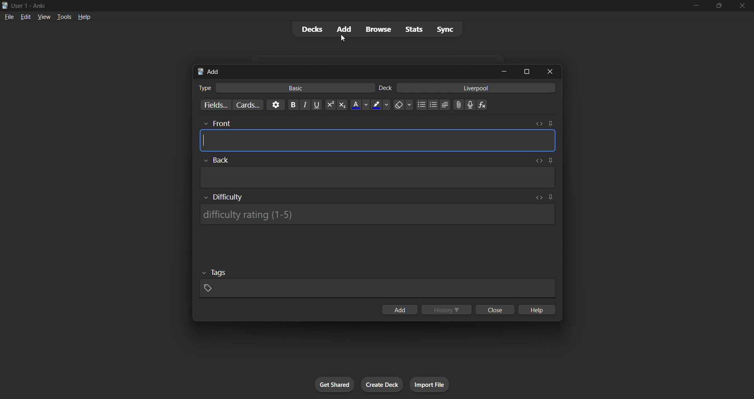 The width and height of the screenshot is (754, 399). What do you see at coordinates (403, 104) in the screenshot?
I see `clear` at bounding box center [403, 104].